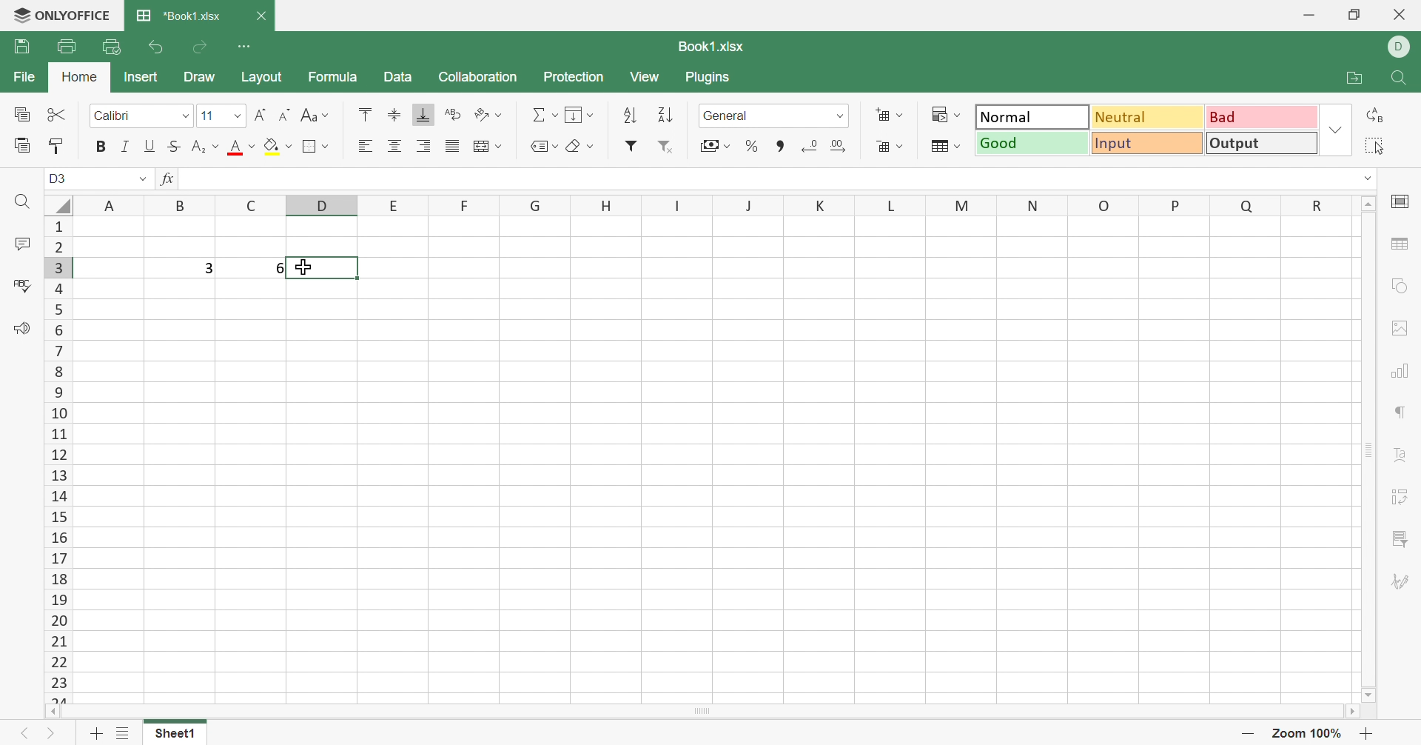  What do you see at coordinates (20, 47) in the screenshot?
I see `Save` at bounding box center [20, 47].